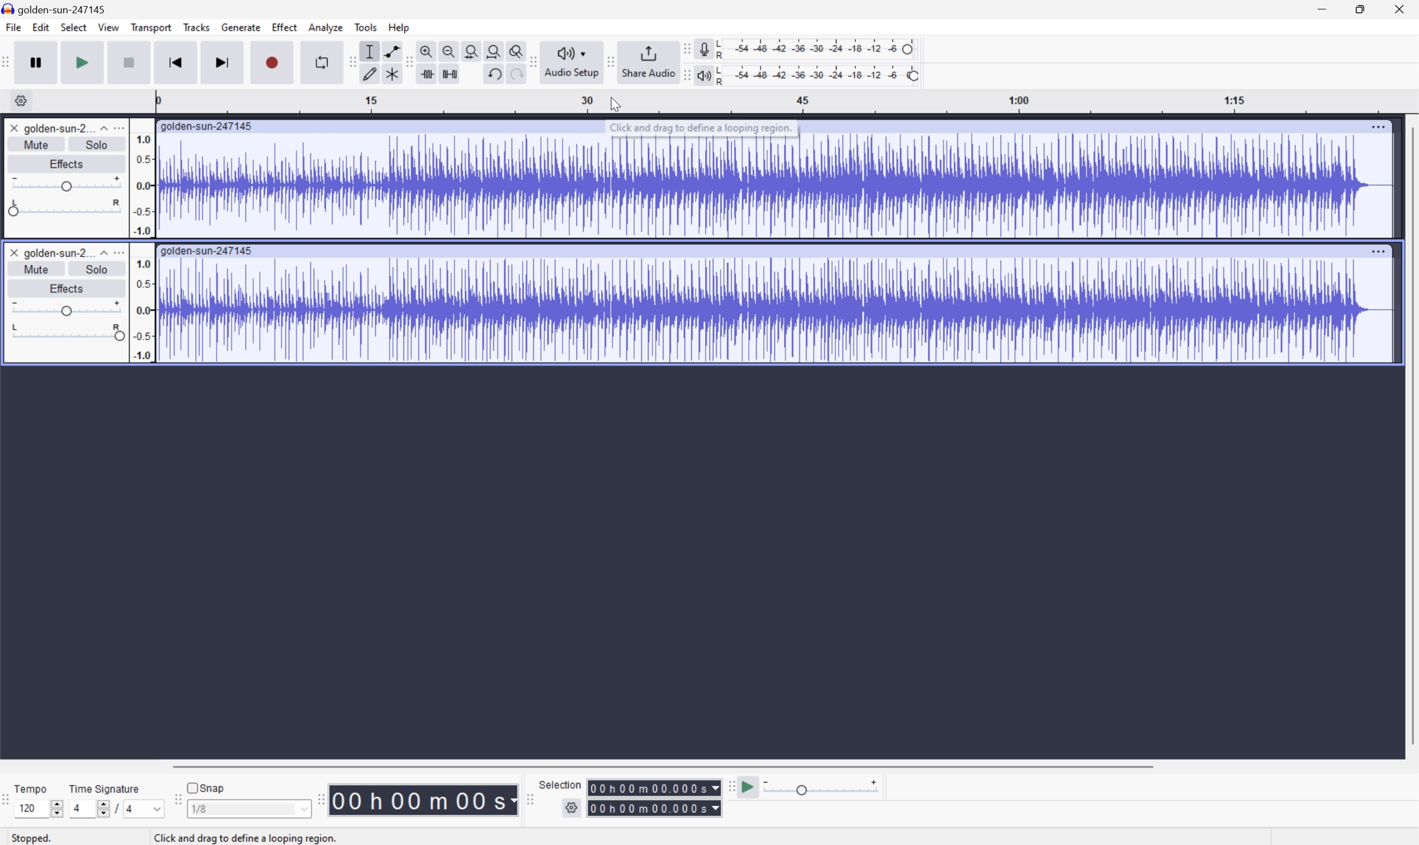 The width and height of the screenshot is (1419, 845). I want to click on Playback meter, so click(703, 75).